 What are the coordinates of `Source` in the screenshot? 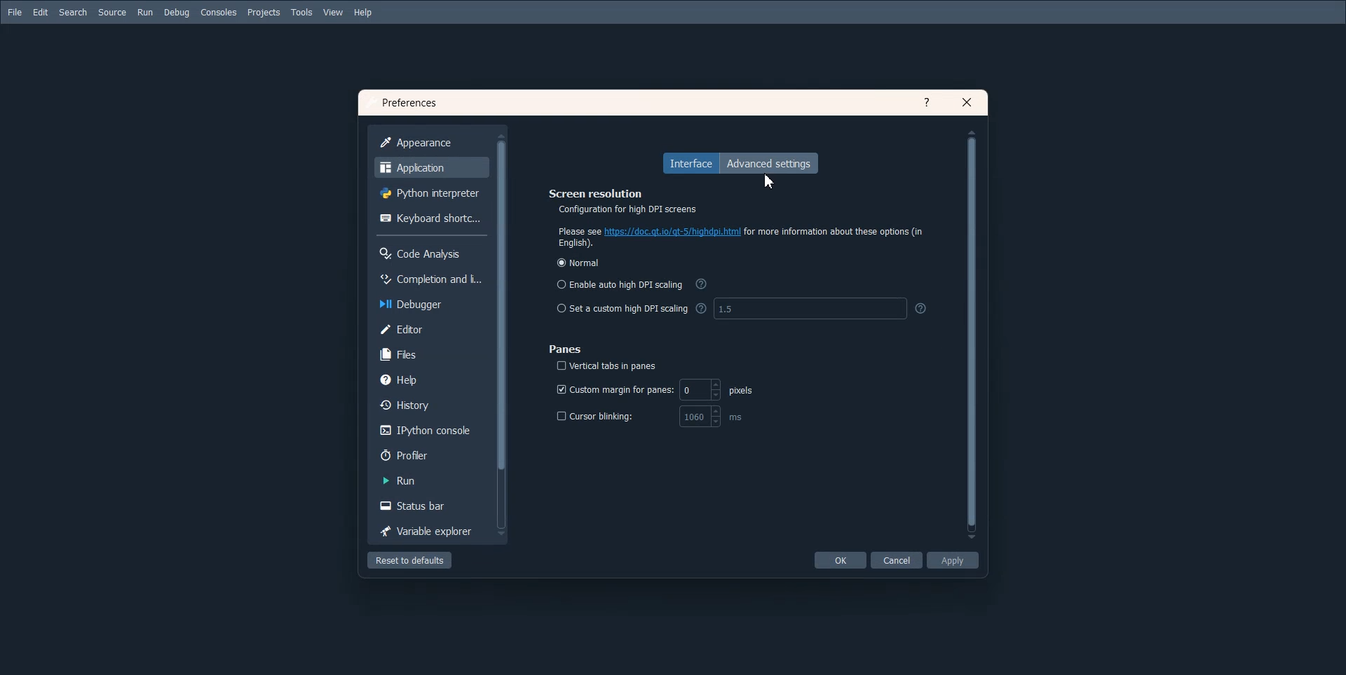 It's located at (113, 13).